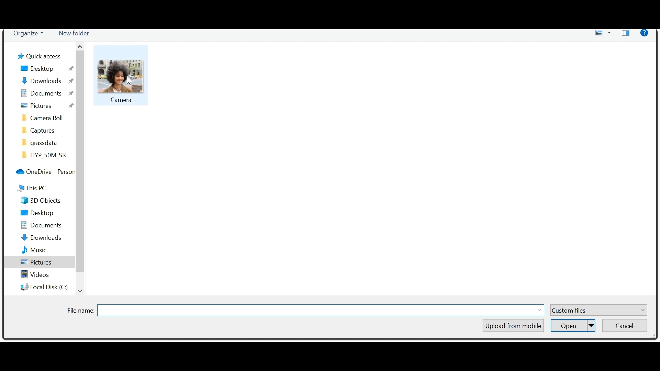 This screenshot has height=371, width=660. What do you see at coordinates (79, 291) in the screenshot?
I see `Scroll down` at bounding box center [79, 291].